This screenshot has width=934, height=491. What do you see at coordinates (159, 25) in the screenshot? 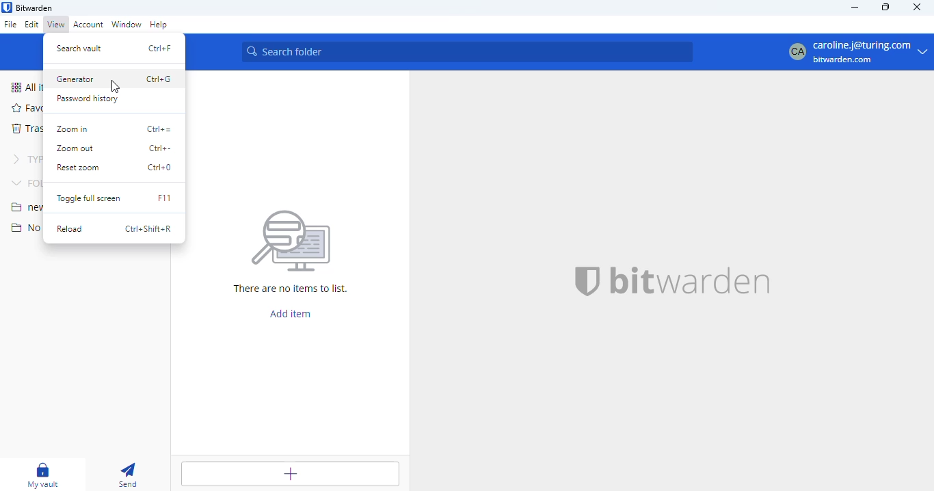
I see `help` at bounding box center [159, 25].